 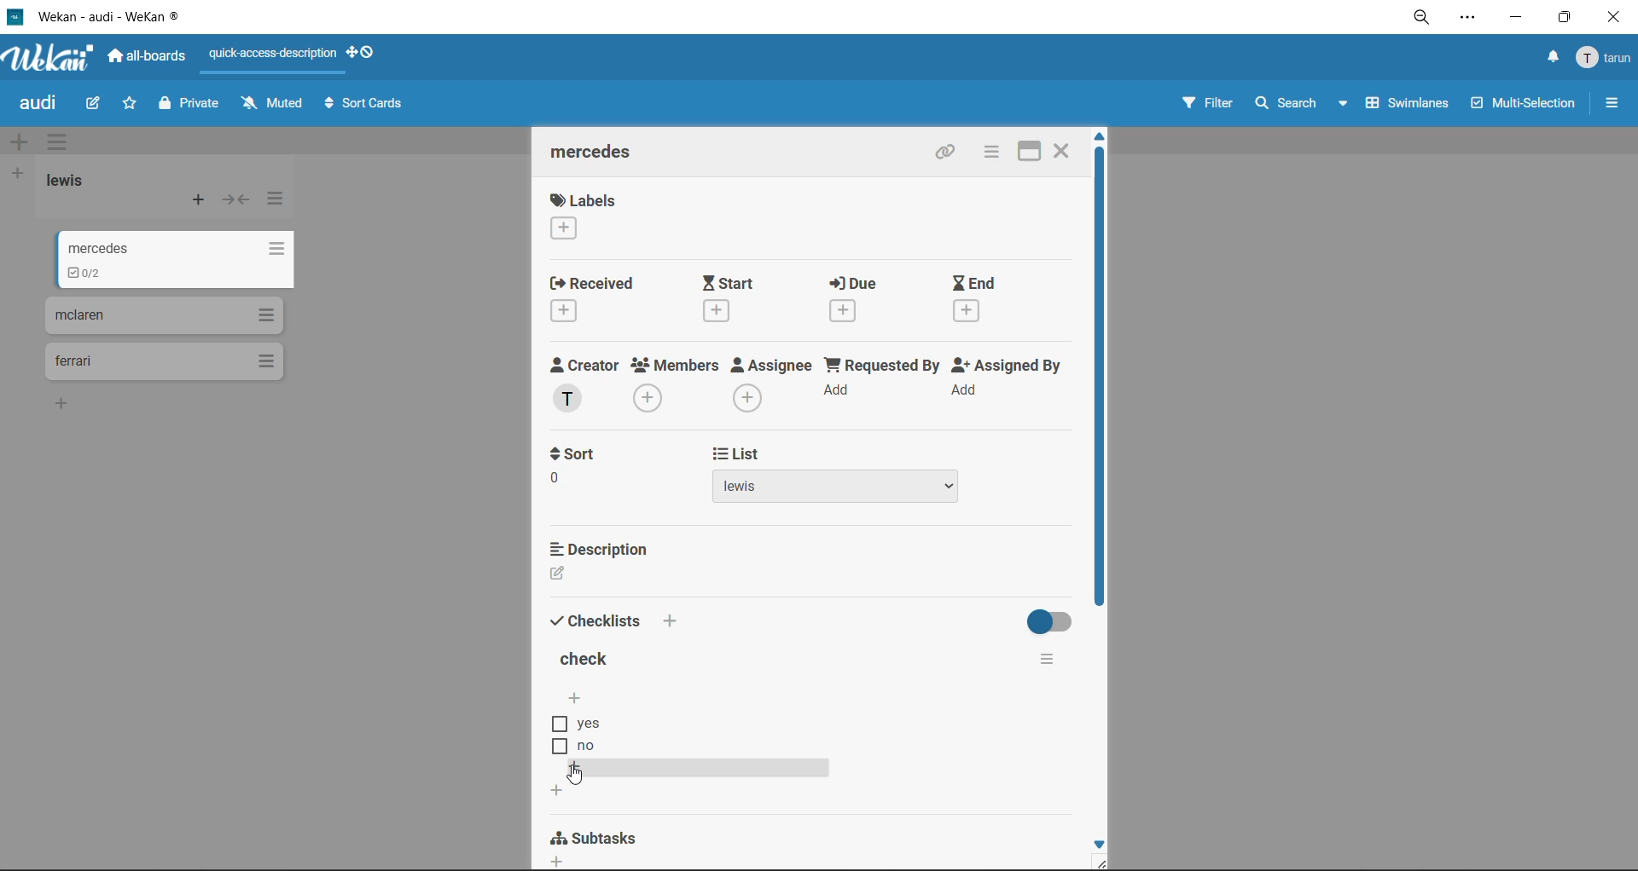 What do you see at coordinates (65, 402) in the screenshot?
I see `Add card to bottom of the list` at bounding box center [65, 402].